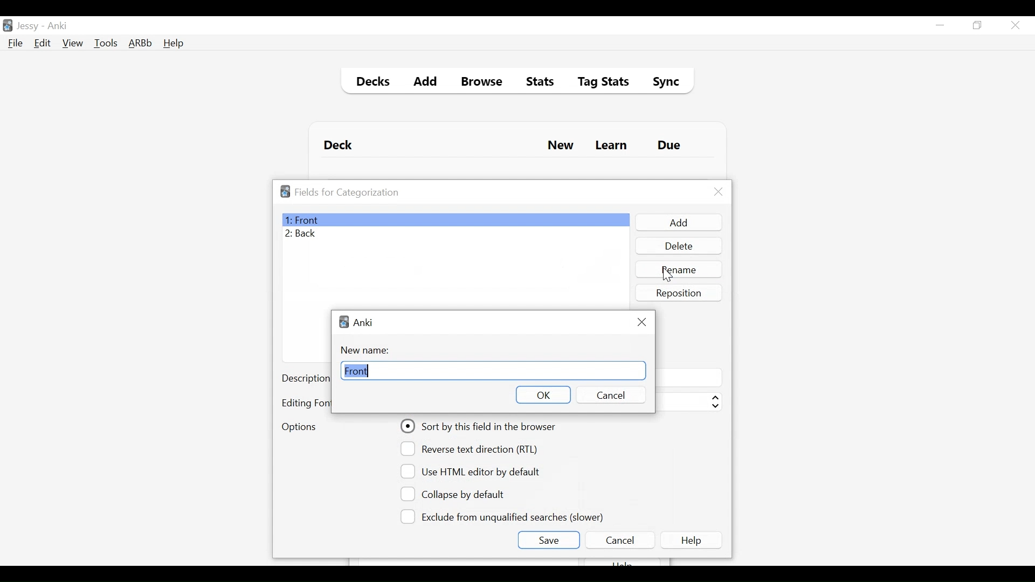  I want to click on Restore, so click(978, 26).